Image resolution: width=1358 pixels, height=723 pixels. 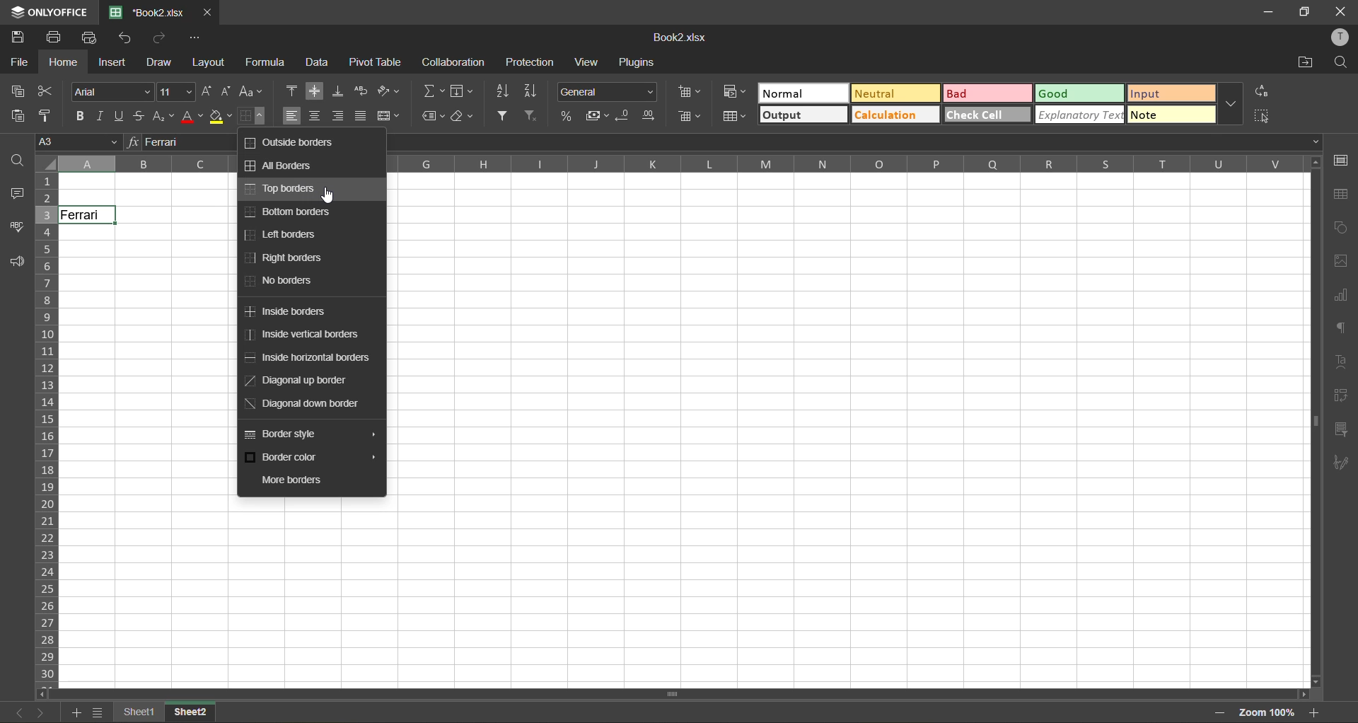 I want to click on orientation, so click(x=390, y=88).